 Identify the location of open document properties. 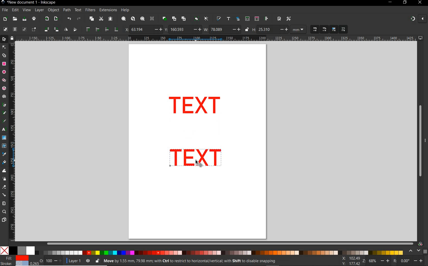
(279, 19).